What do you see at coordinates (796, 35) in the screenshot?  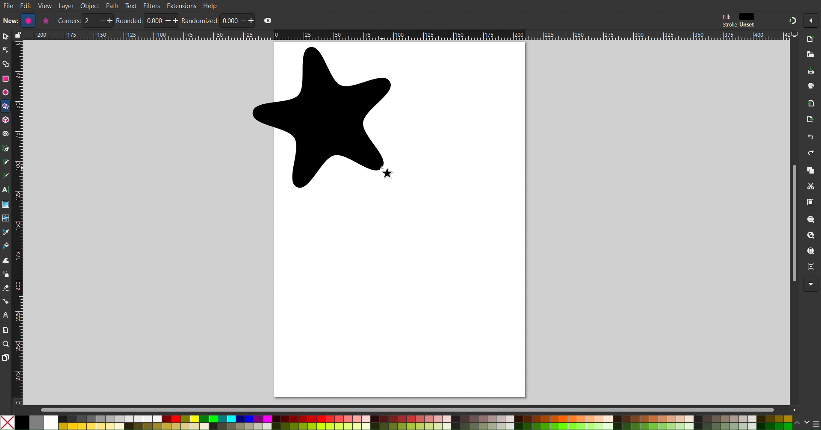 I see `computer icon` at bounding box center [796, 35].